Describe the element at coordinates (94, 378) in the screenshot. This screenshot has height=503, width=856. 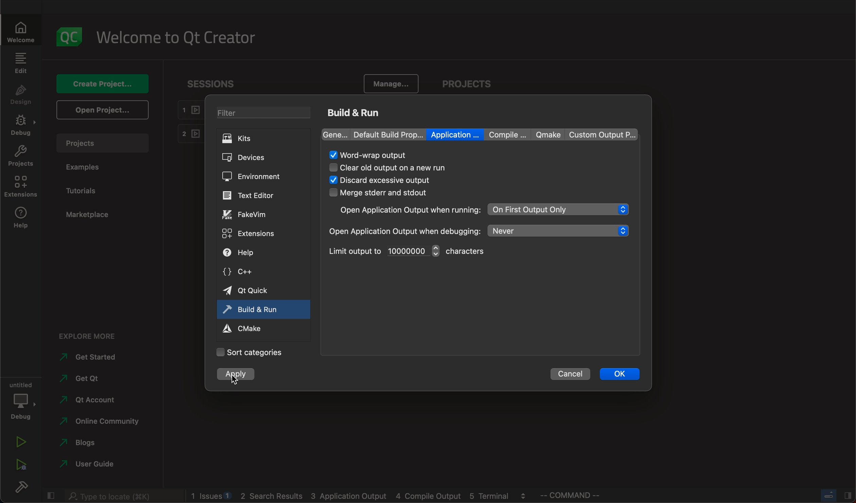
I see `get ` at that location.